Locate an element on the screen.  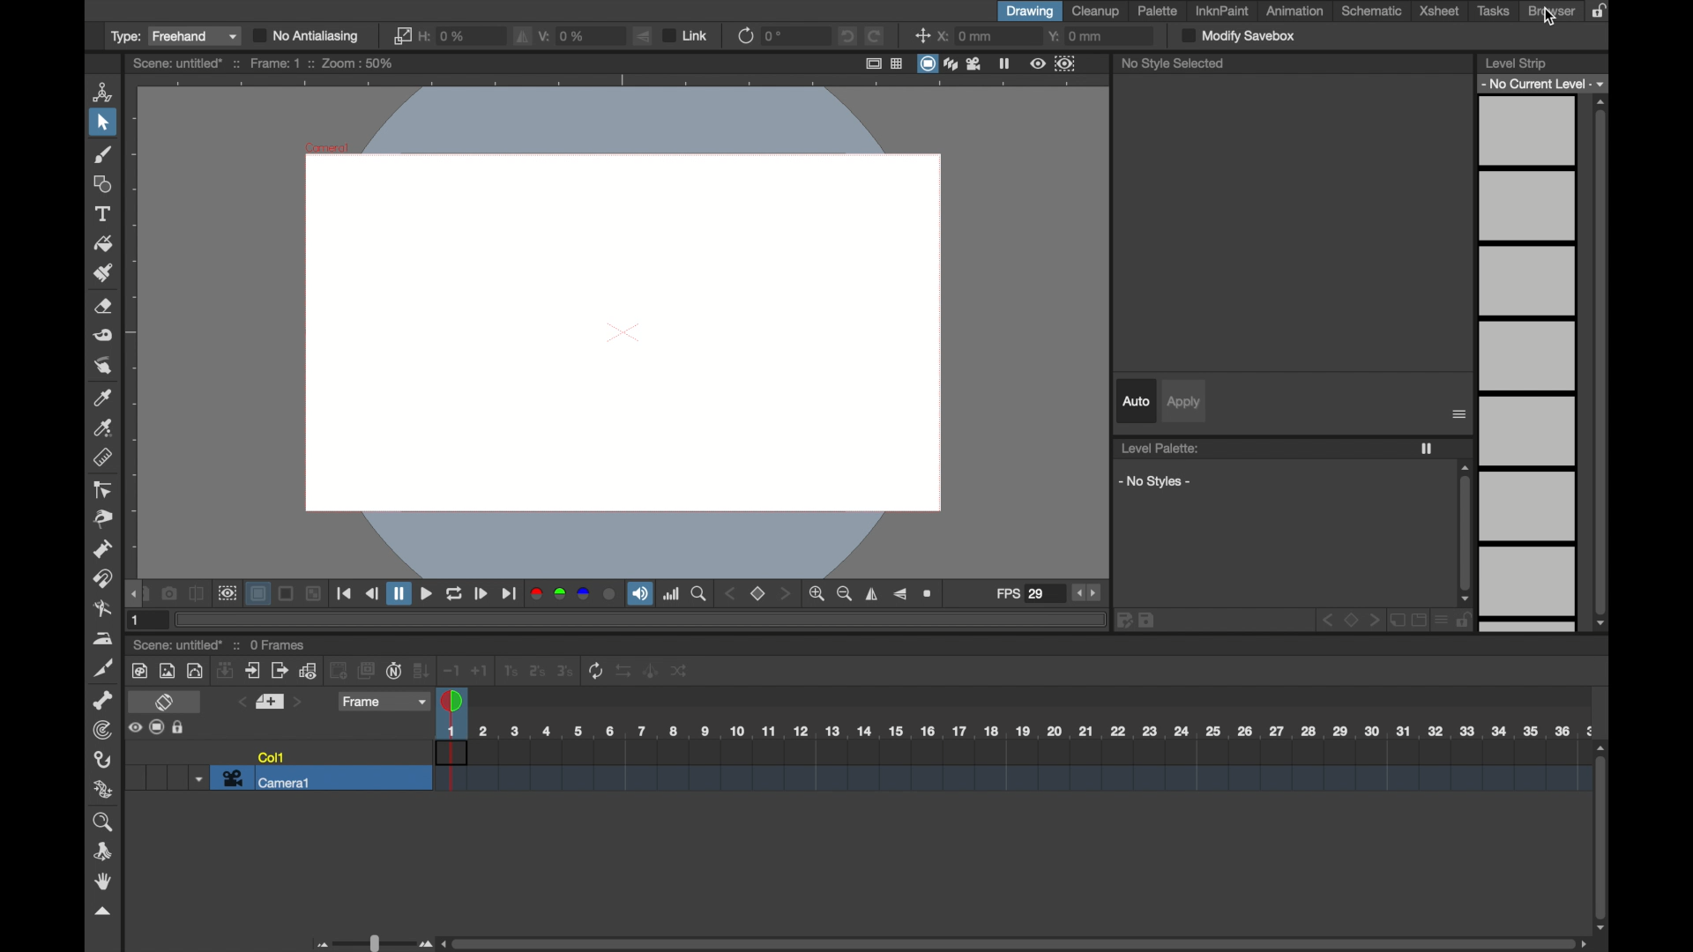
change is located at coordinates (684, 671).